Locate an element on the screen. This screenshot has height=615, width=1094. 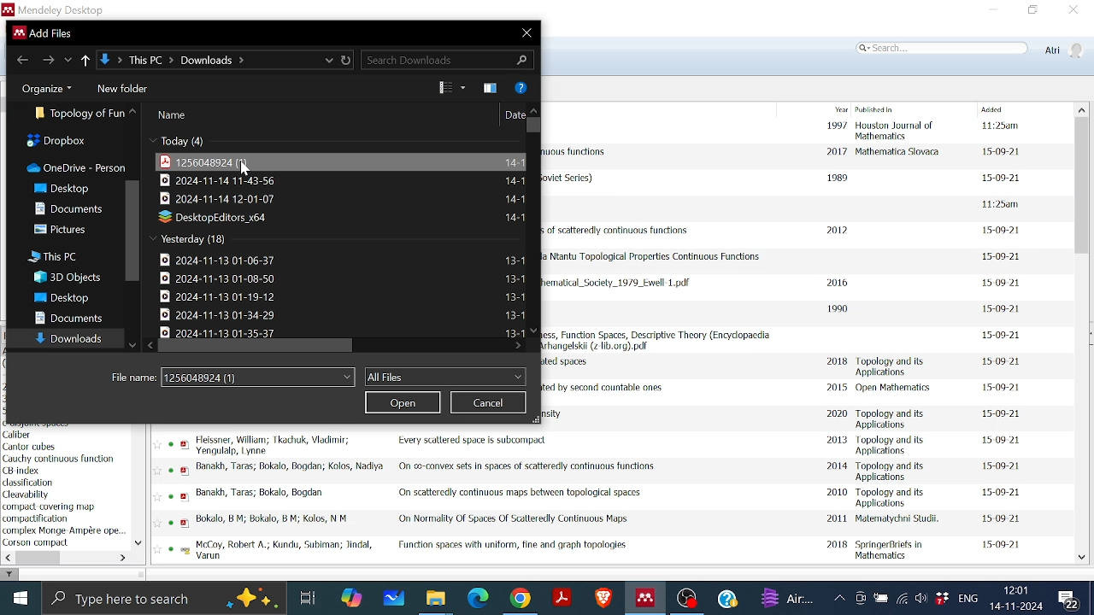
Published in is located at coordinates (899, 519).